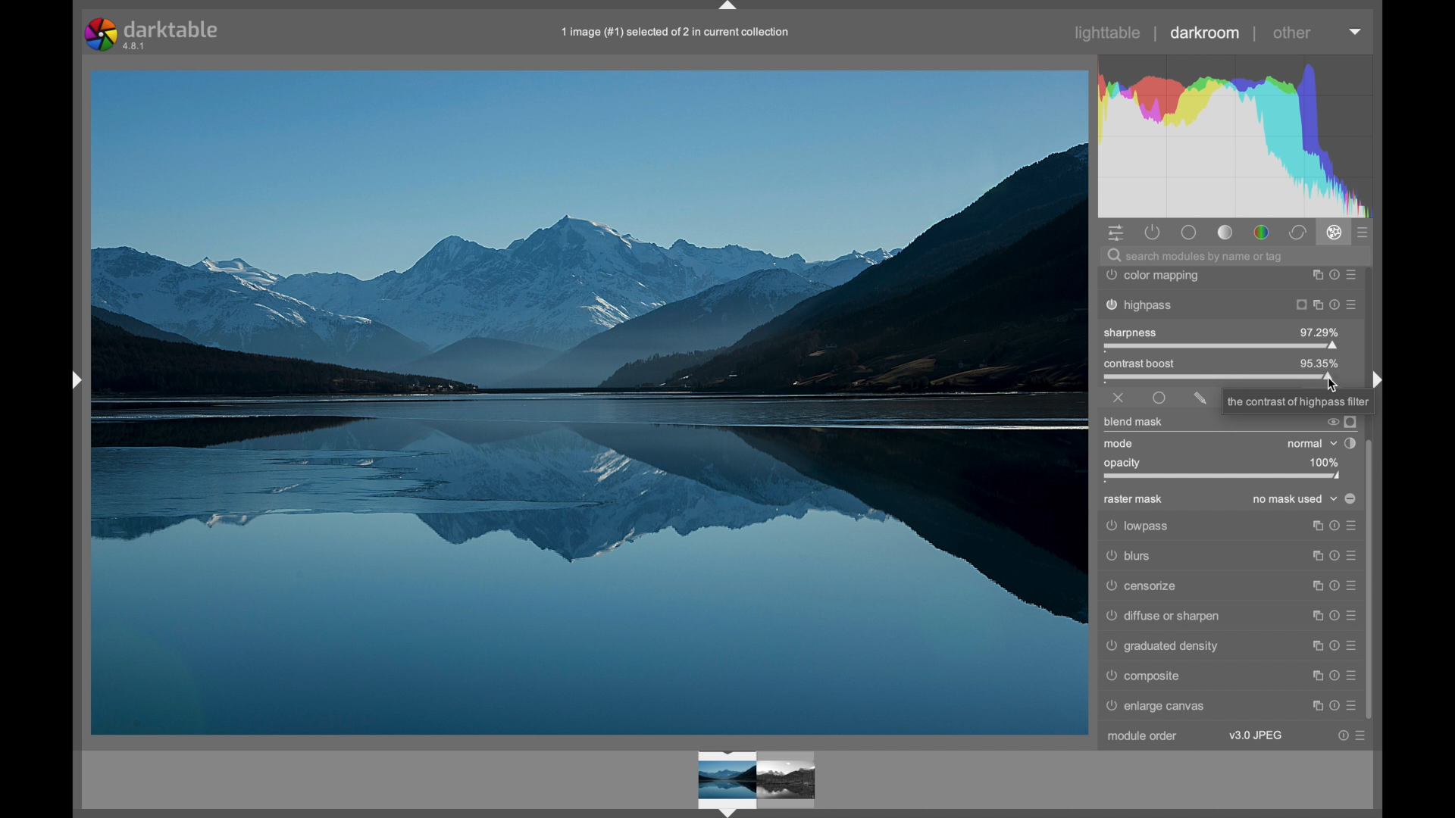 This screenshot has width=1455, height=818. Describe the element at coordinates (1334, 646) in the screenshot. I see `more options` at that location.